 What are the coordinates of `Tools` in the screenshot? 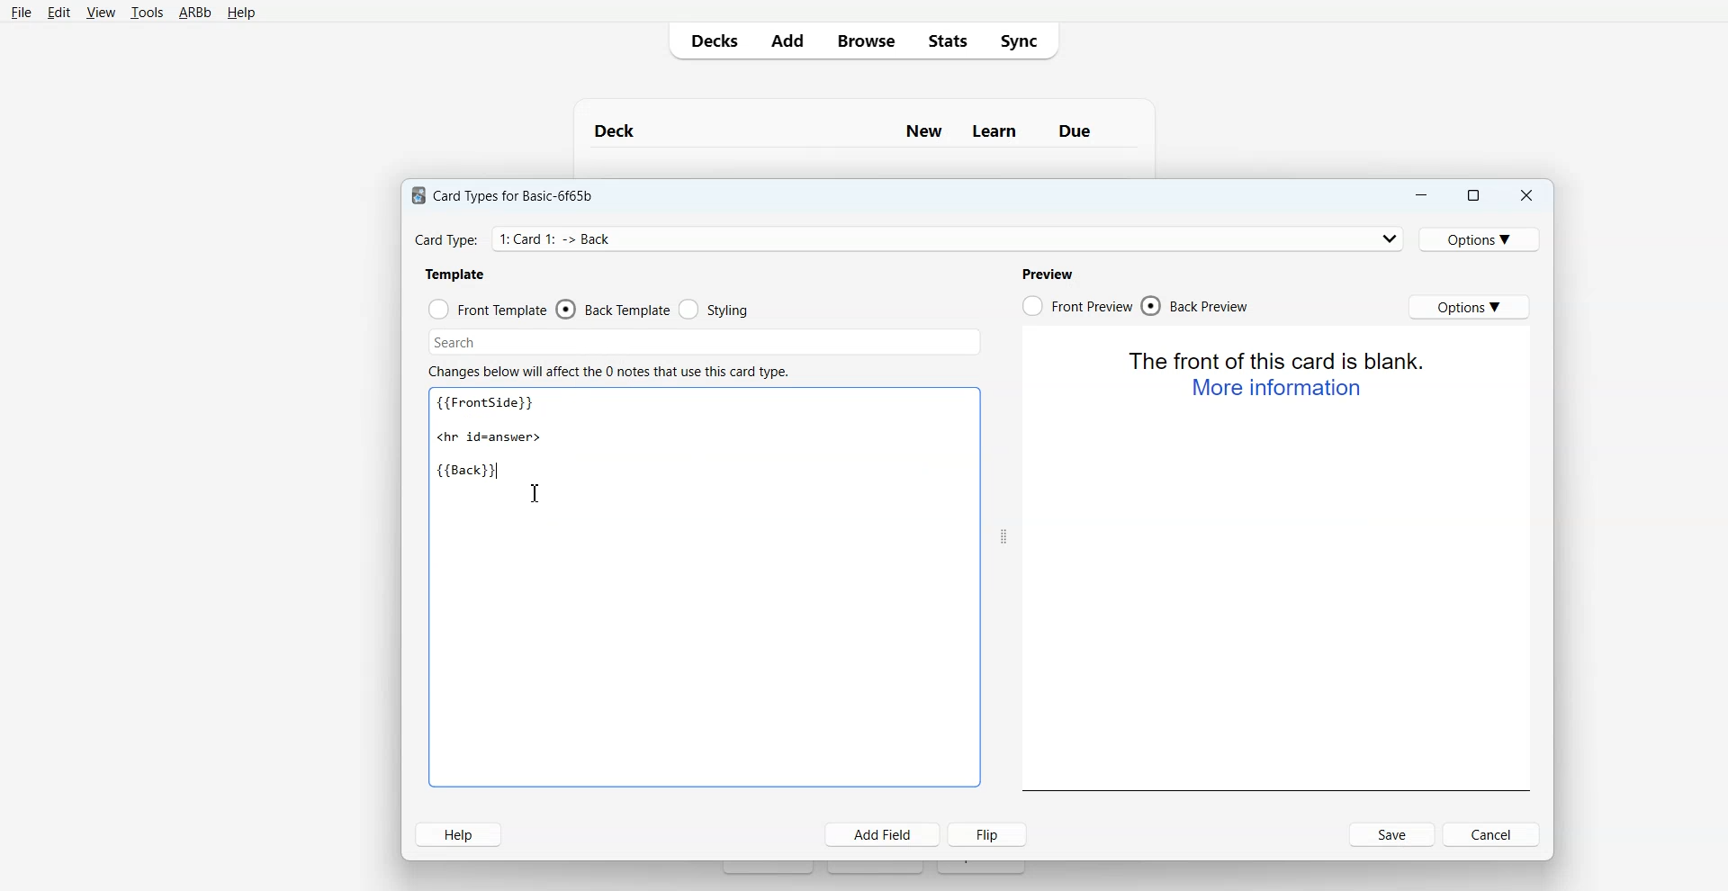 It's located at (147, 13).